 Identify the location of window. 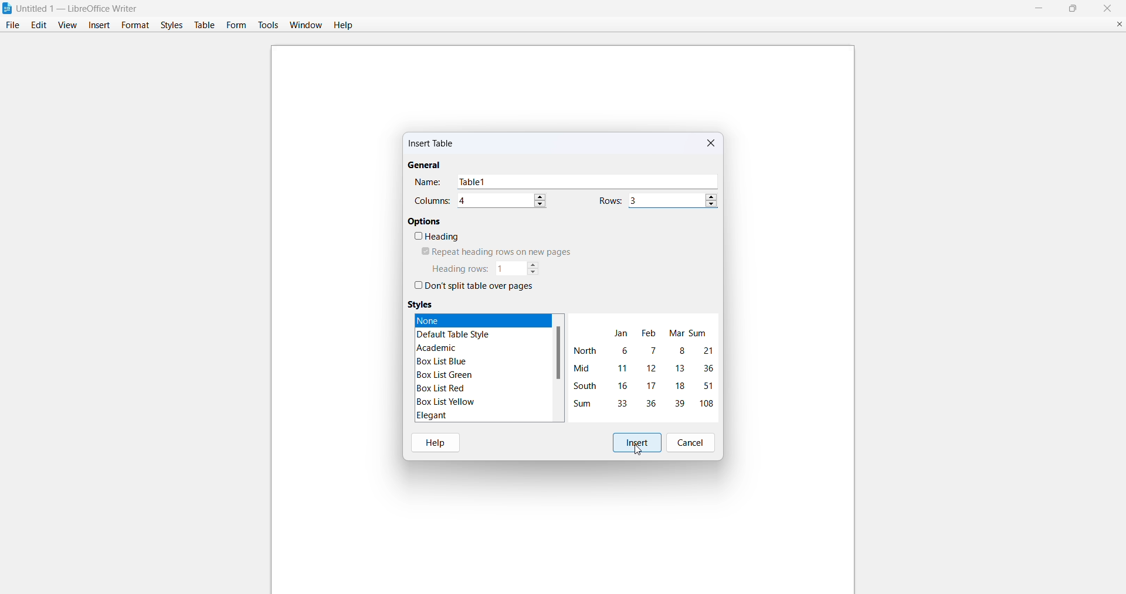
(304, 25).